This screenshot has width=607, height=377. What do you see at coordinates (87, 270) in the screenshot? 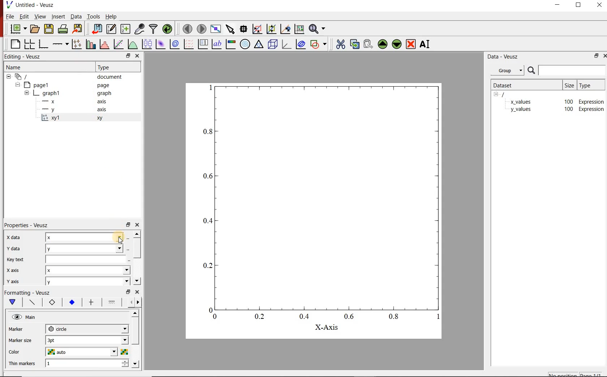
I see `x` at bounding box center [87, 270].